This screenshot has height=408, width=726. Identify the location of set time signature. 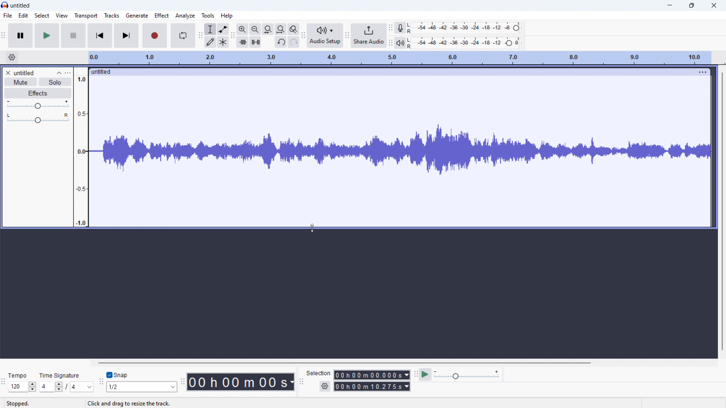
(66, 387).